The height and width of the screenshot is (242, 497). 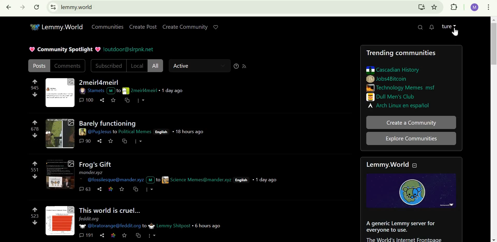 I want to click on more, so click(x=143, y=100).